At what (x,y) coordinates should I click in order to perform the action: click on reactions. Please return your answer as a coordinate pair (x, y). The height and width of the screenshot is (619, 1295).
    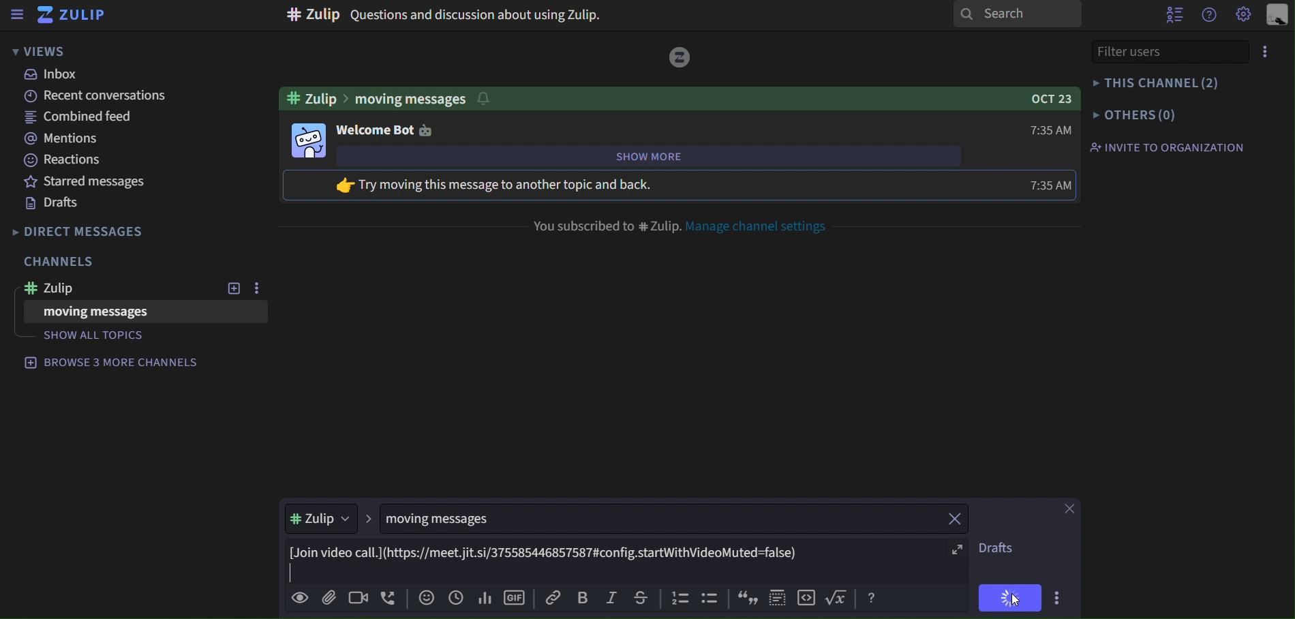
    Looking at the image, I should click on (64, 161).